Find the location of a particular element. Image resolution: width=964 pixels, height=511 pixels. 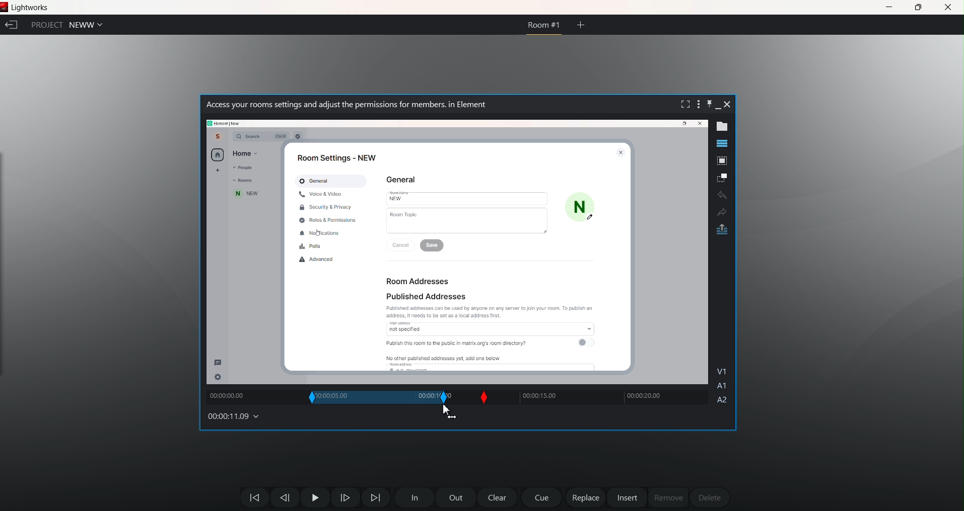

message is located at coordinates (219, 362).